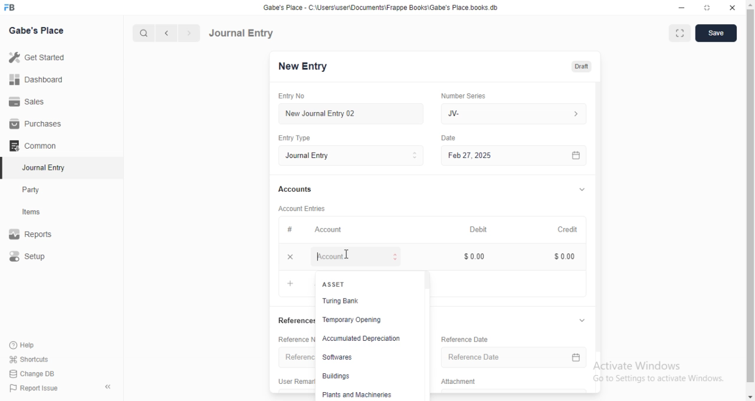 The width and height of the screenshot is (755, 401). I want to click on FB, so click(11, 6).